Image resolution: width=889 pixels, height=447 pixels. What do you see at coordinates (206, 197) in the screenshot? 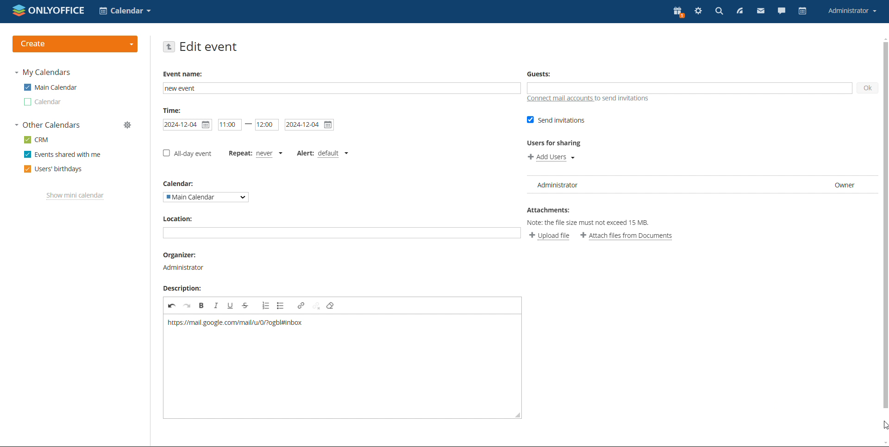
I see `select calendar` at bounding box center [206, 197].